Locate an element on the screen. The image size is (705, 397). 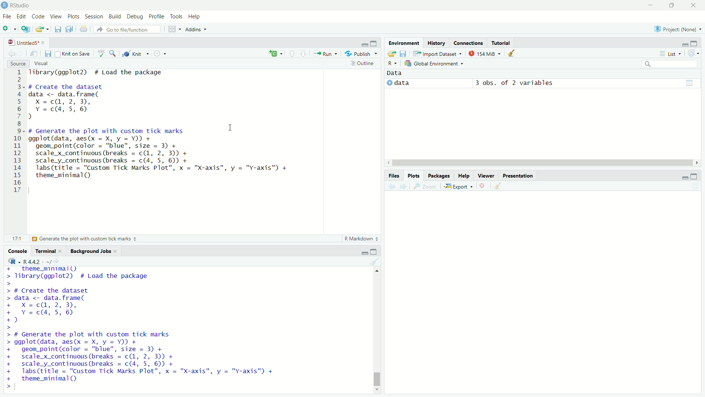
go to previous section/chunk is located at coordinates (292, 53).